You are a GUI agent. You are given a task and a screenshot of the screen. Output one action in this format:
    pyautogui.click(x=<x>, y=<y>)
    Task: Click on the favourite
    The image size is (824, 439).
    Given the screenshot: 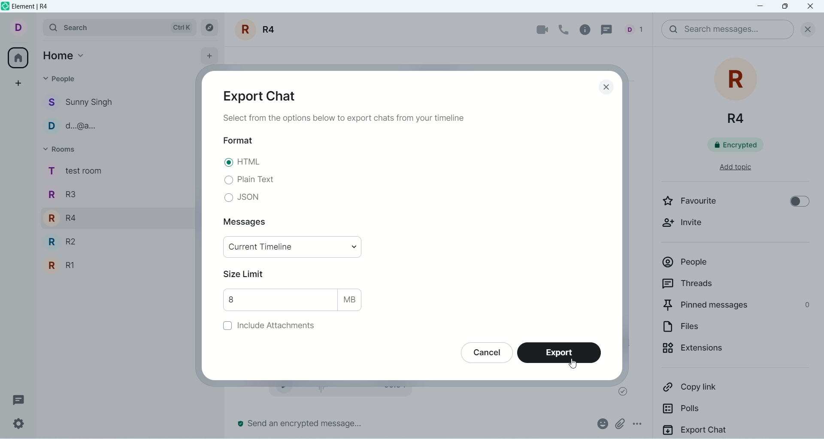 What is the action you would take?
    pyautogui.click(x=701, y=201)
    